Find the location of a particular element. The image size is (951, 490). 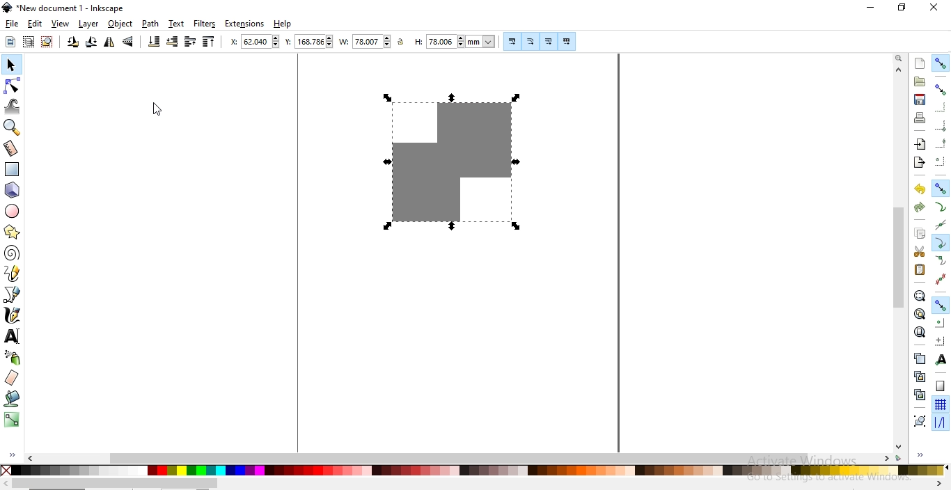

zoom is located at coordinates (899, 58).